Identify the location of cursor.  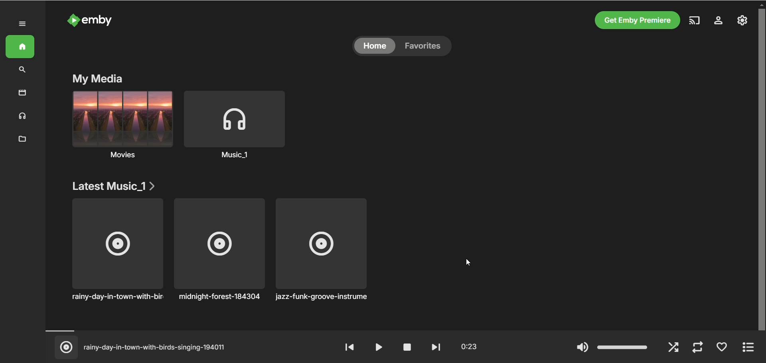
(468, 262).